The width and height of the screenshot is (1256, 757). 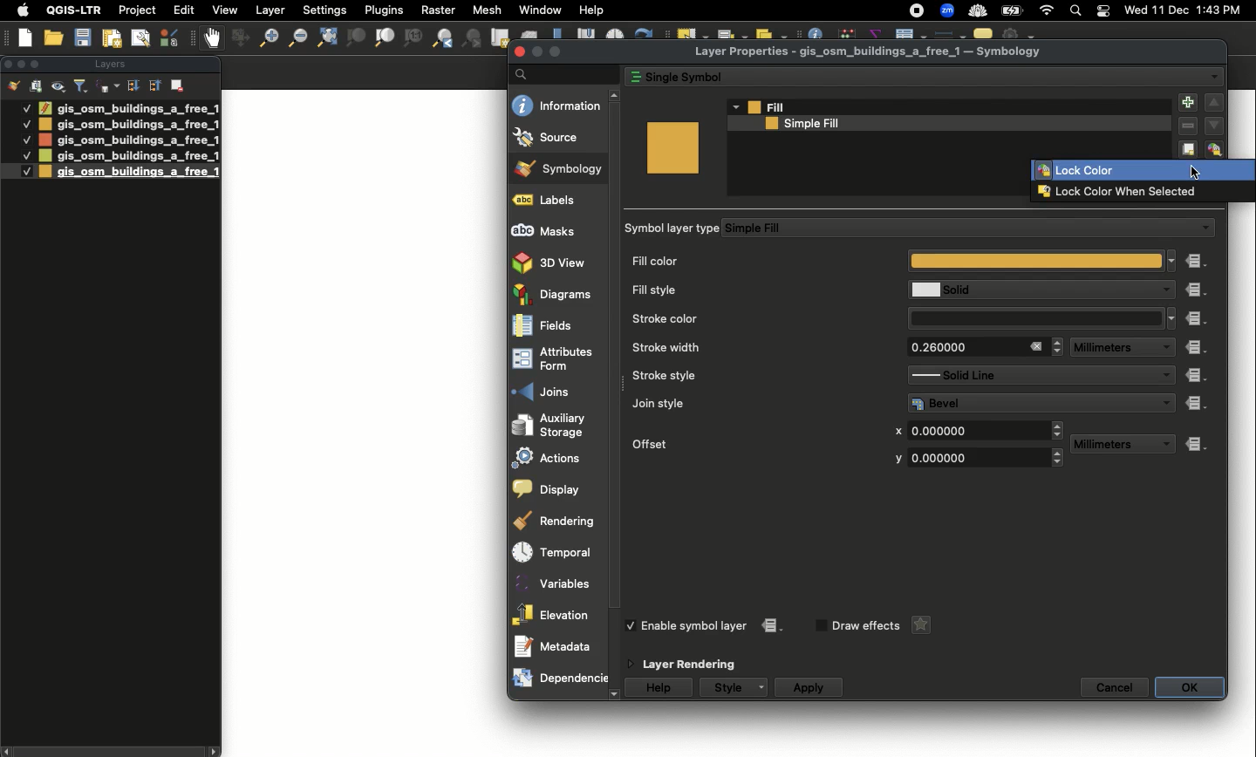 What do you see at coordinates (1188, 127) in the screenshot?
I see `Remove` at bounding box center [1188, 127].